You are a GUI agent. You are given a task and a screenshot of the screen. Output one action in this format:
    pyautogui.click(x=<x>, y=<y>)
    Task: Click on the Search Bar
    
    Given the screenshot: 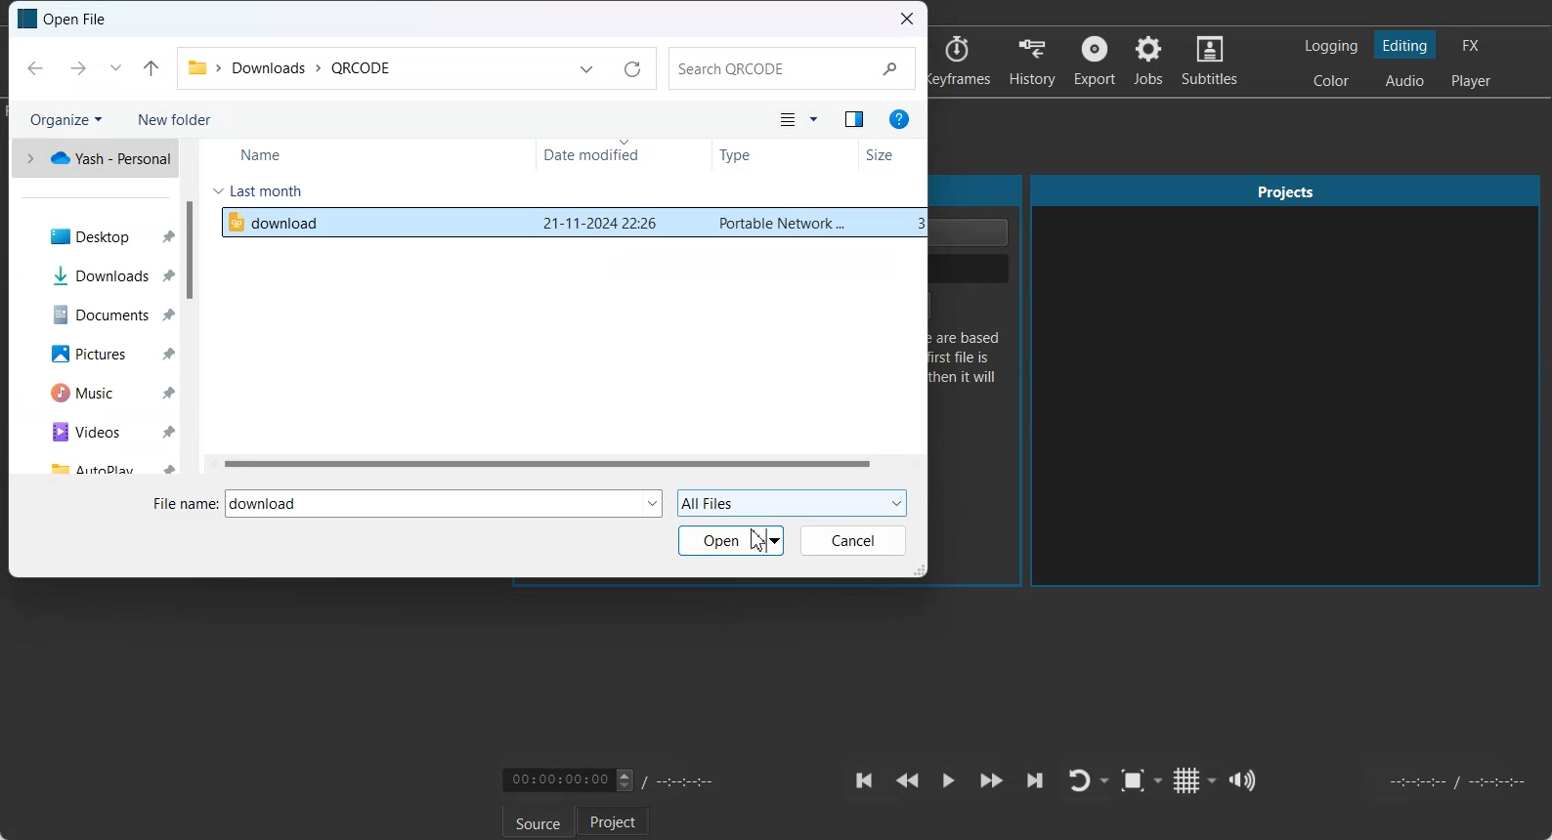 What is the action you would take?
    pyautogui.click(x=793, y=67)
    